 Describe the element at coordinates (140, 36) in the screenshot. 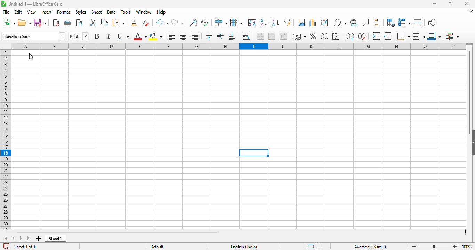

I see `font color` at that location.